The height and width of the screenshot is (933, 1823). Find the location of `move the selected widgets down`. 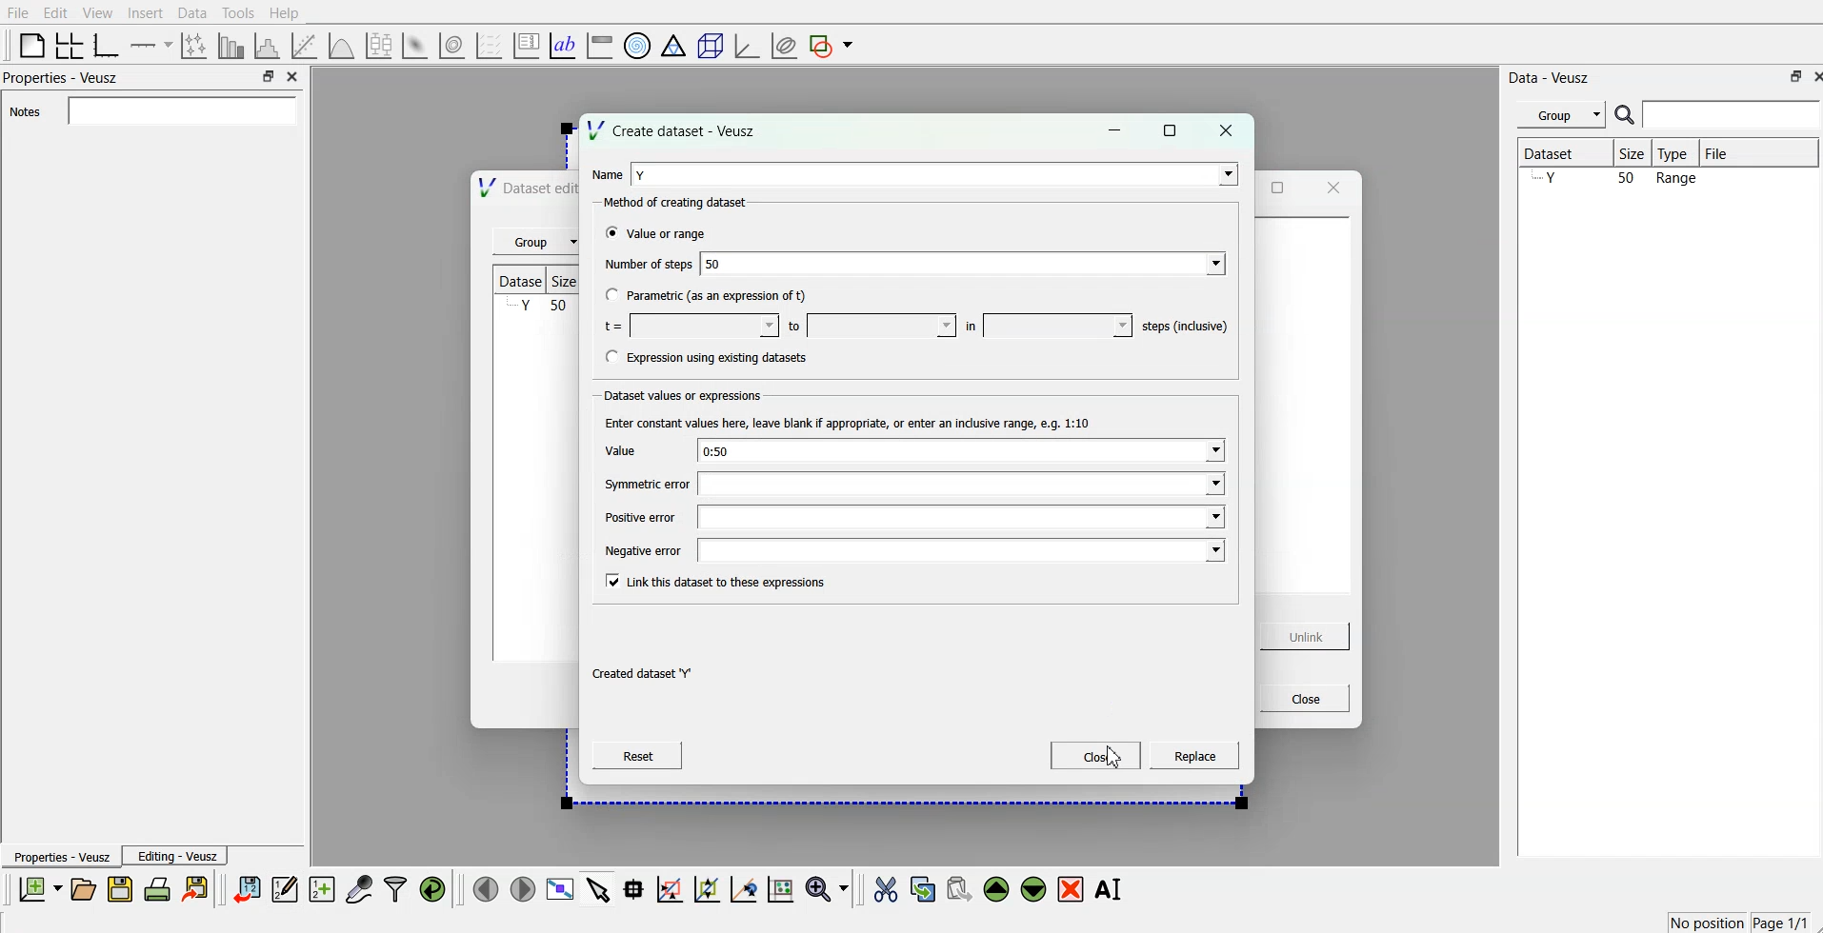

move the selected widgets down is located at coordinates (1033, 889).